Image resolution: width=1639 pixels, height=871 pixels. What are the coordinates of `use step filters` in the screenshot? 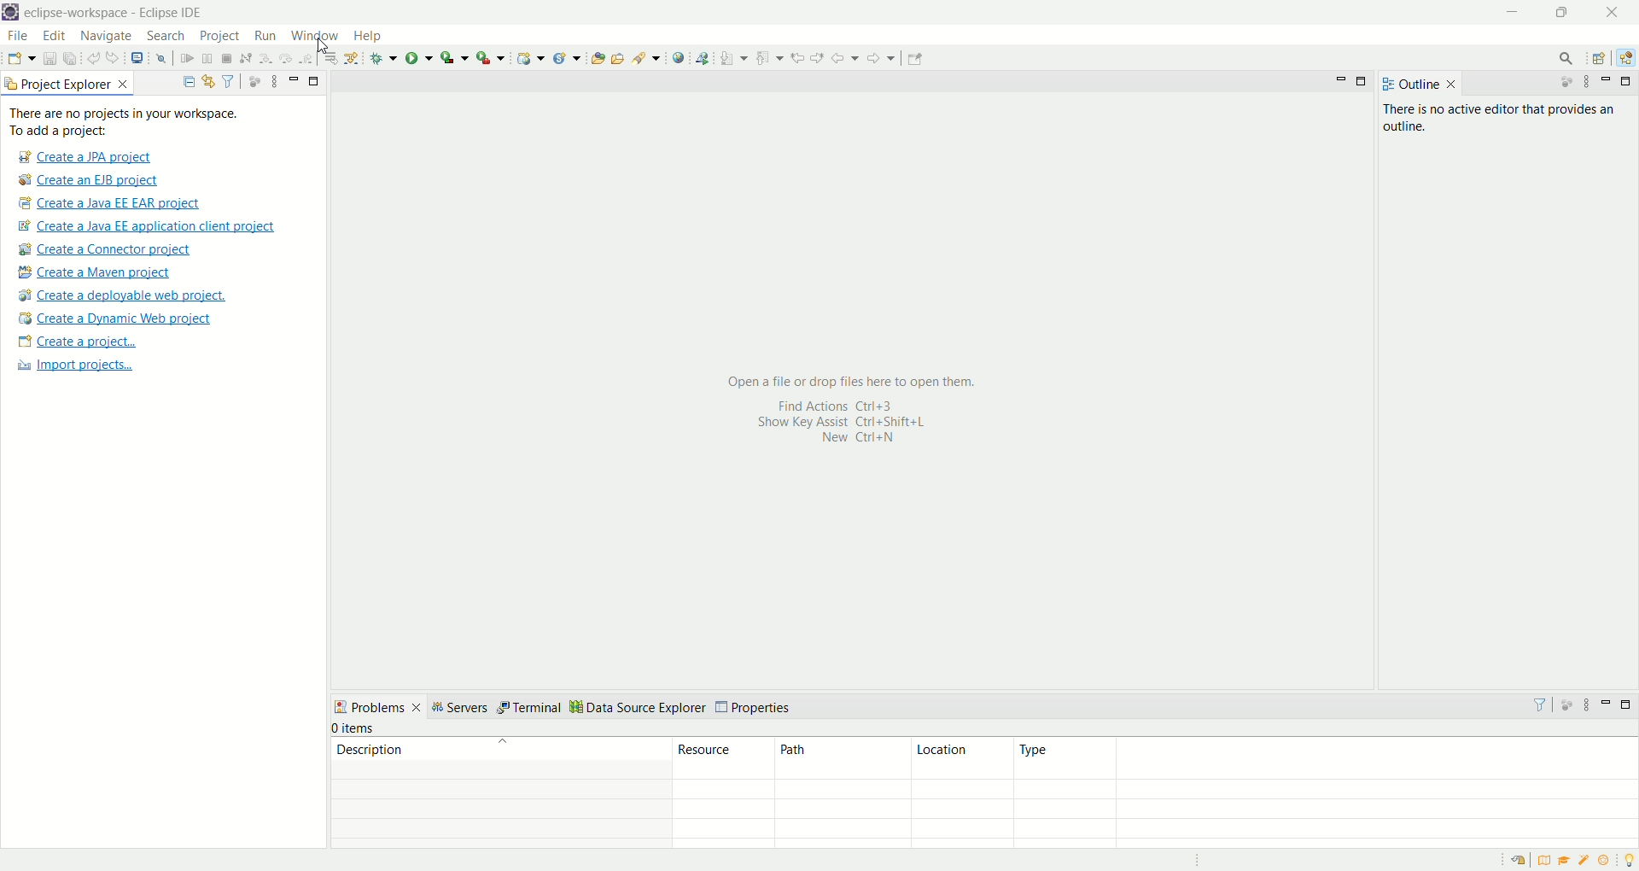 It's located at (353, 57).